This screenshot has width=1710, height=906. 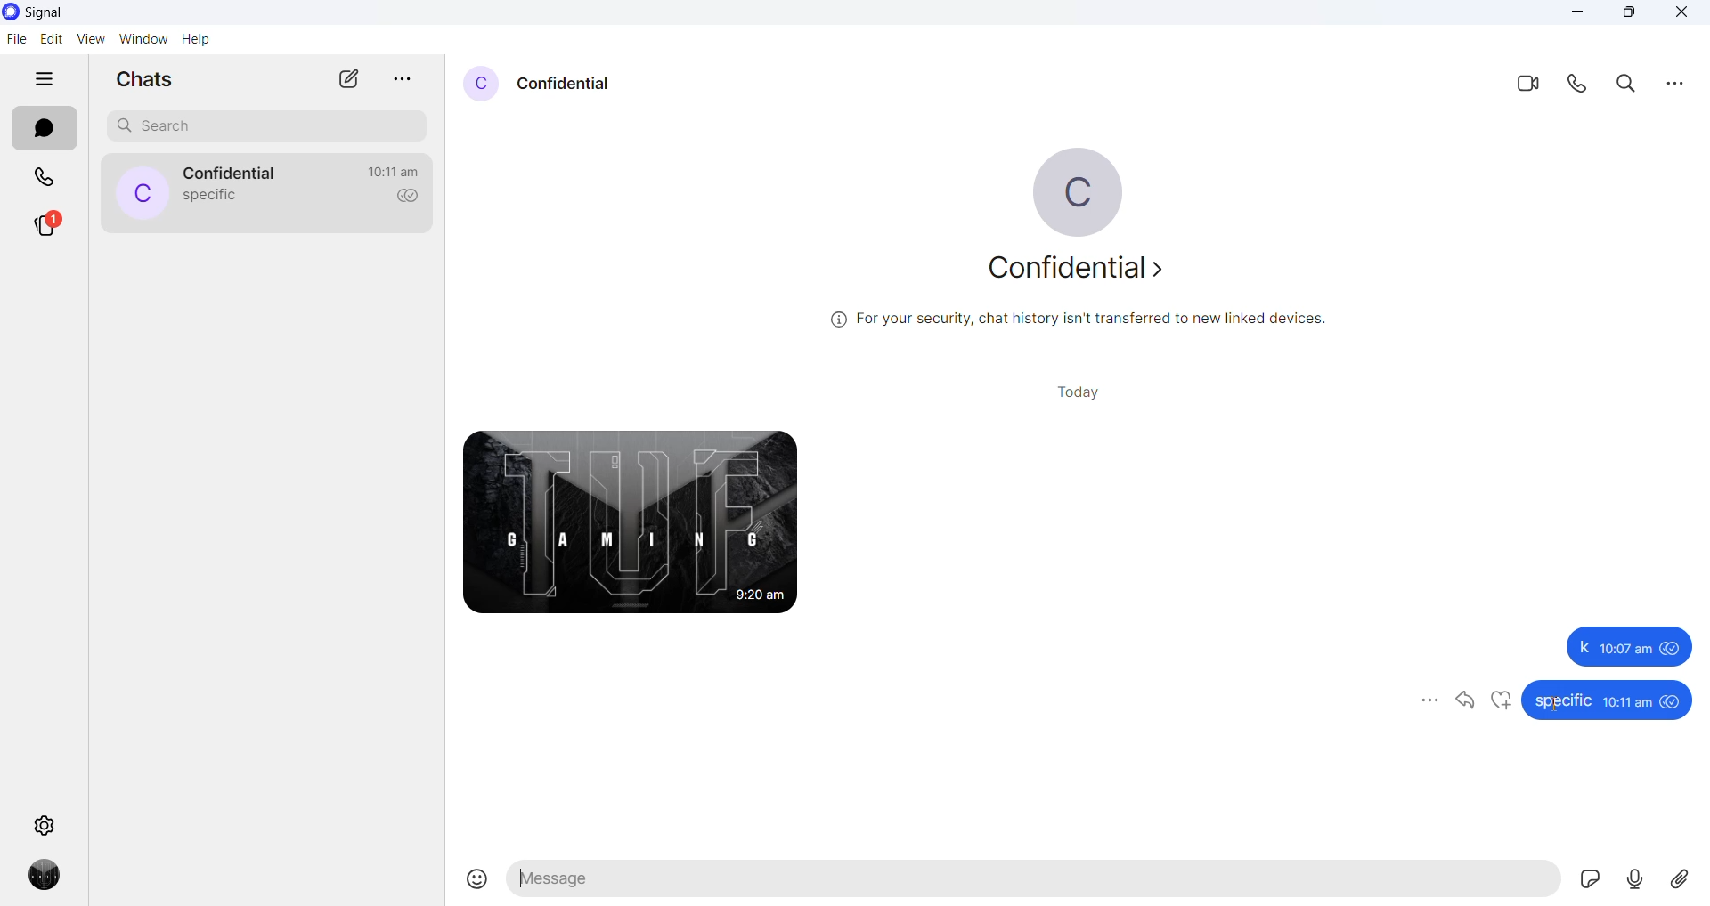 What do you see at coordinates (143, 40) in the screenshot?
I see `window` at bounding box center [143, 40].